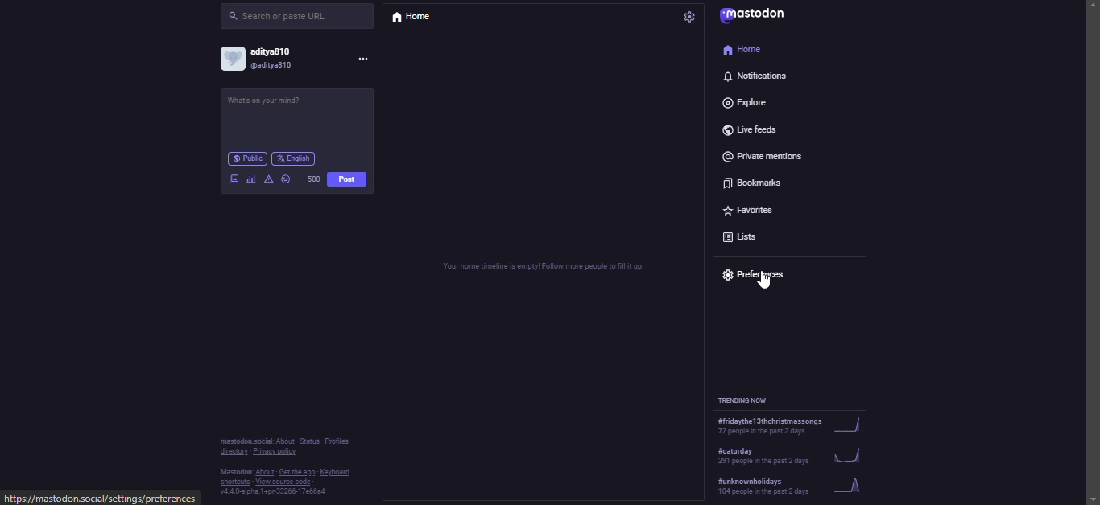  I want to click on english, so click(292, 158).